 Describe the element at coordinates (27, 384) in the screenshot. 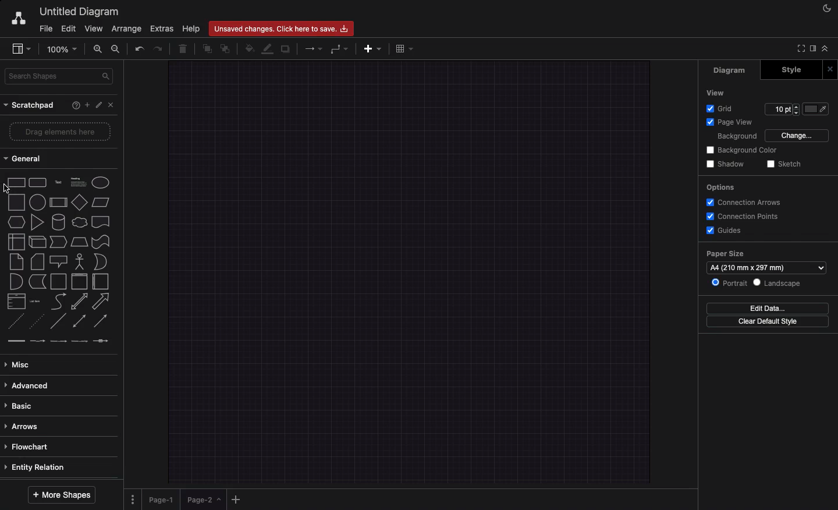

I see `Advanced` at that location.